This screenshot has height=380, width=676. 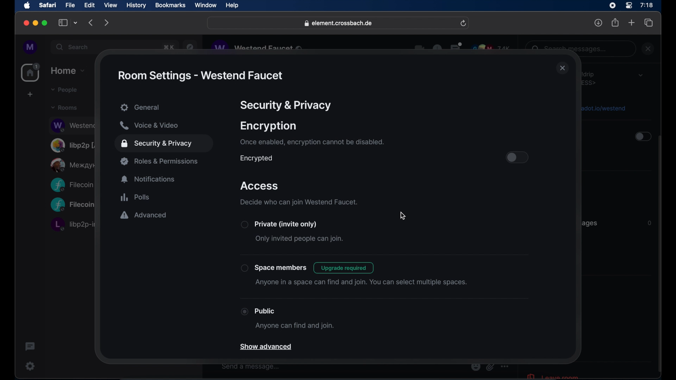 What do you see at coordinates (462, 47) in the screenshot?
I see `obscure icons` at bounding box center [462, 47].